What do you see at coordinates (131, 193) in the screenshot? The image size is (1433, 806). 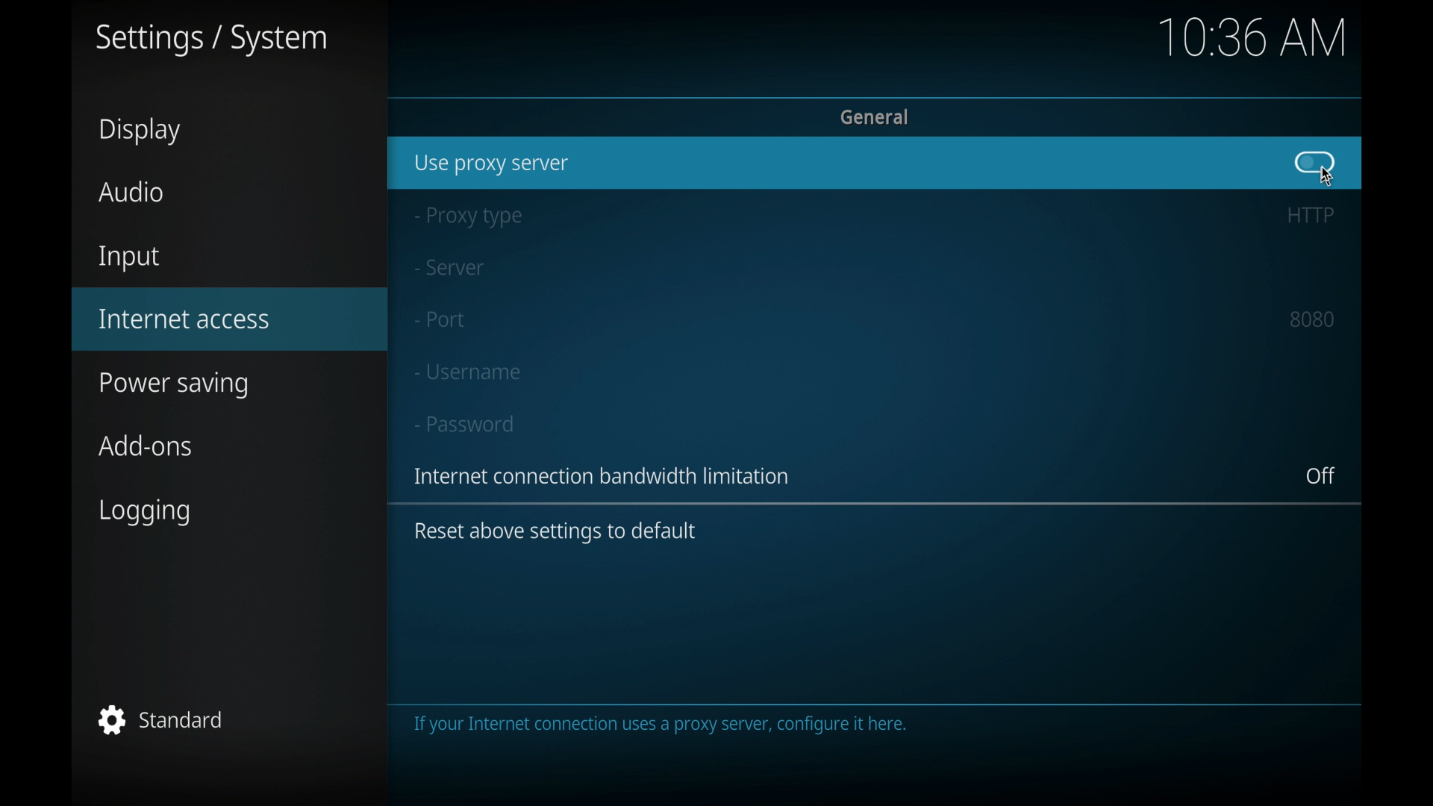 I see `audio` at bounding box center [131, 193].